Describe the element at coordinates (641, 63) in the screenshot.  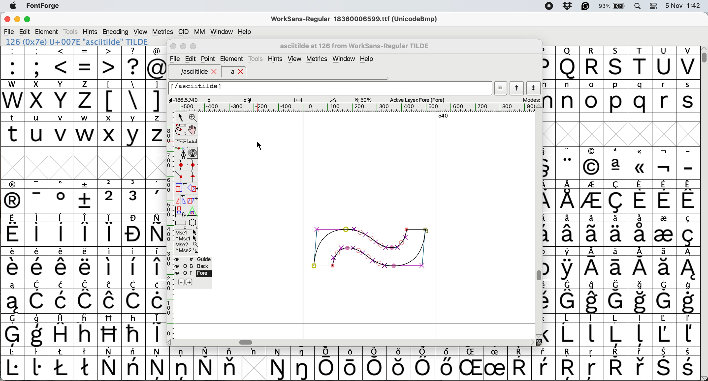
I see `T` at that location.